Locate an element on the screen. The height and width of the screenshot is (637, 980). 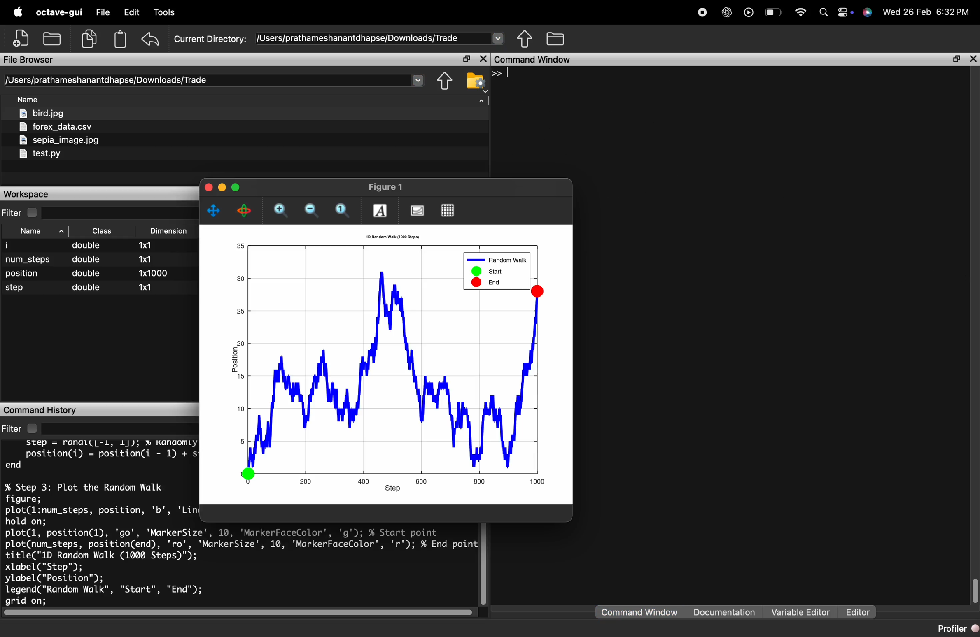
browse your file is located at coordinates (476, 81).